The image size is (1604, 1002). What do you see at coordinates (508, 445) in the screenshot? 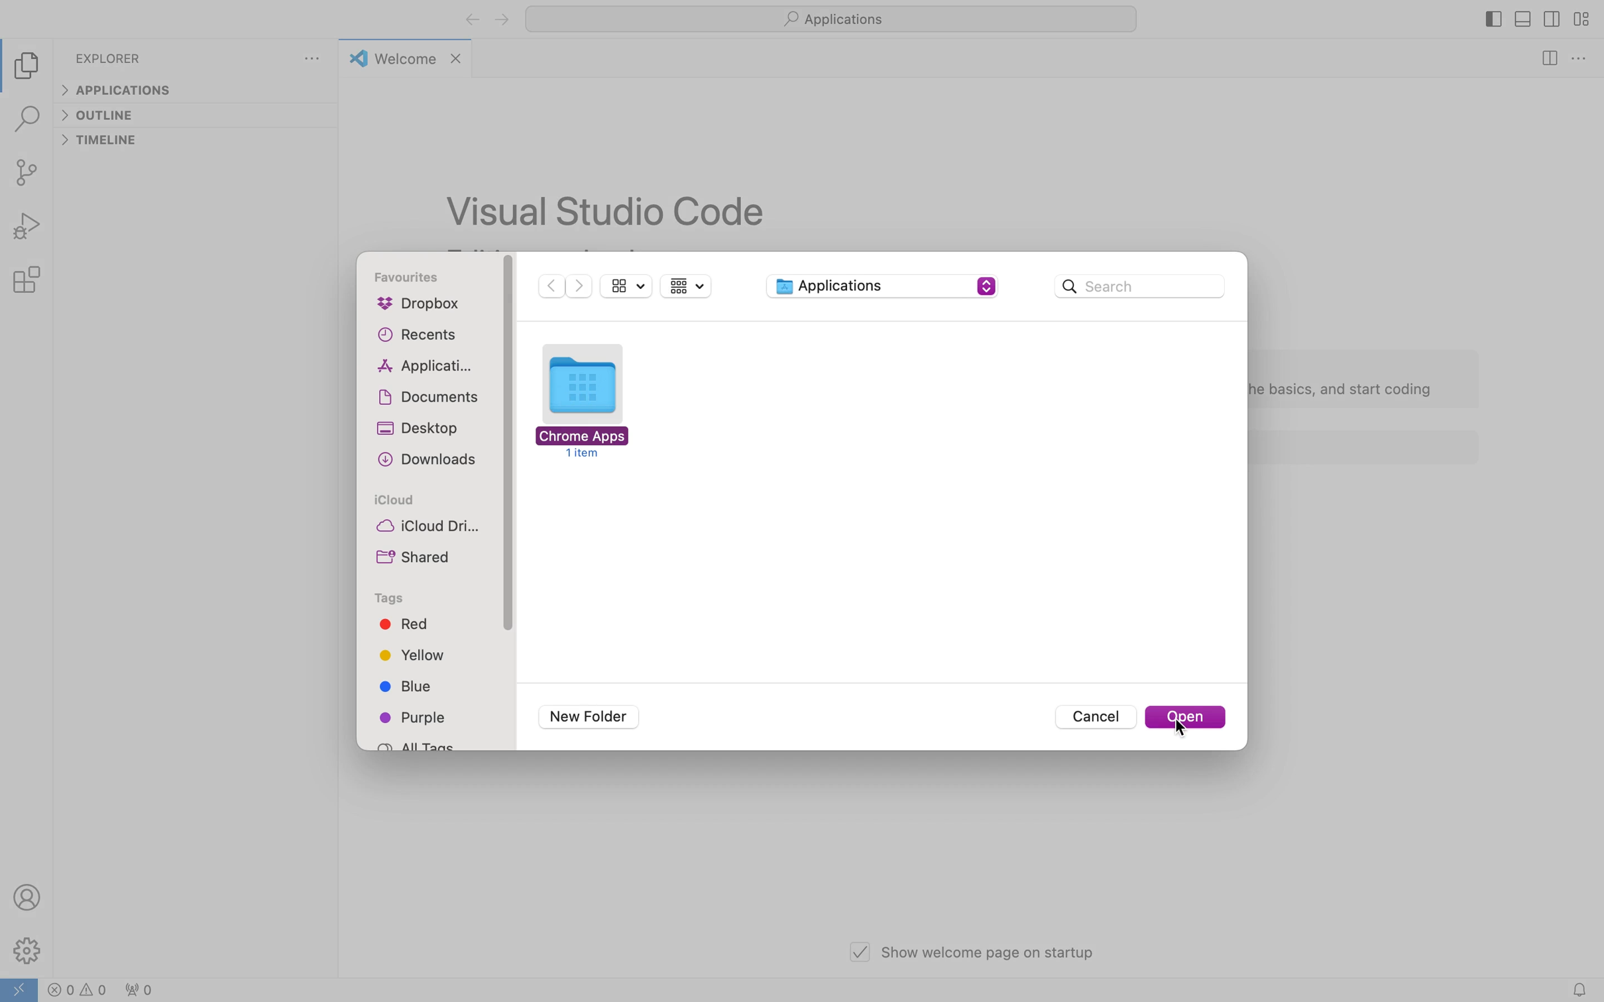
I see `vertical scroll bar` at bounding box center [508, 445].